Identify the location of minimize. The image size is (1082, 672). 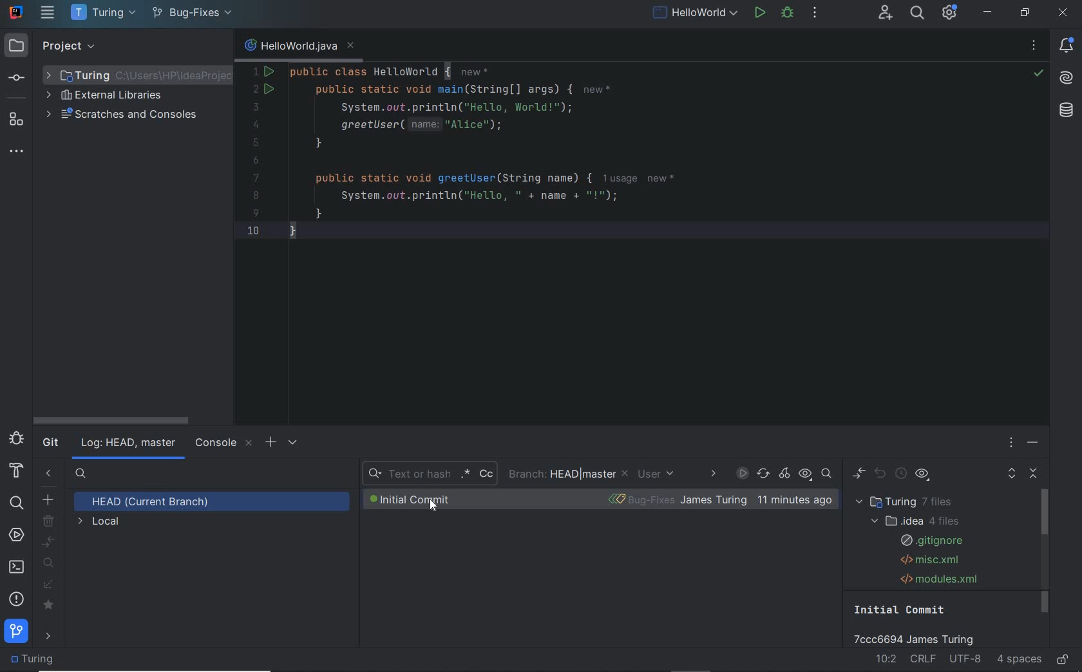
(989, 12).